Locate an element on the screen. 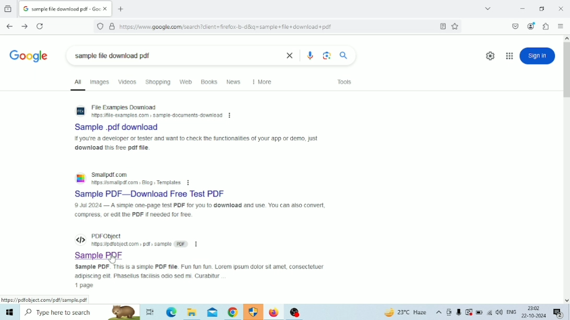 The height and width of the screenshot is (320, 570). Cursor is located at coordinates (112, 259).